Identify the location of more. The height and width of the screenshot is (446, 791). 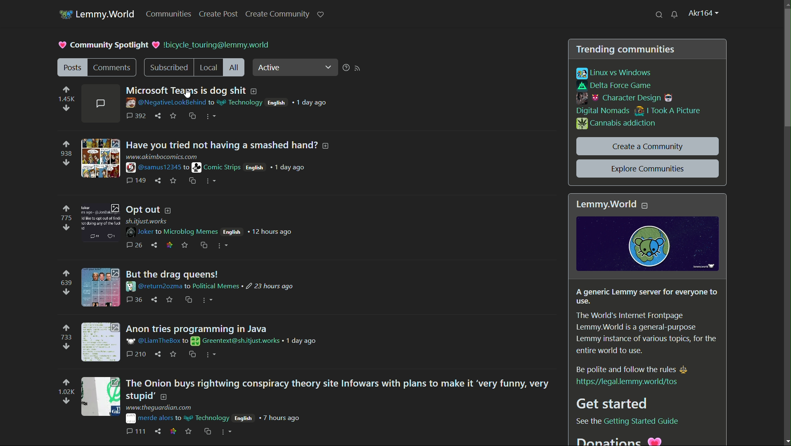
(227, 434).